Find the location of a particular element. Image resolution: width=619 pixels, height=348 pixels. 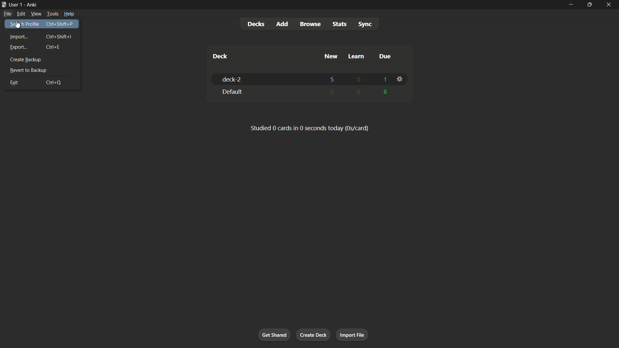

Switch profile is located at coordinates (42, 24).